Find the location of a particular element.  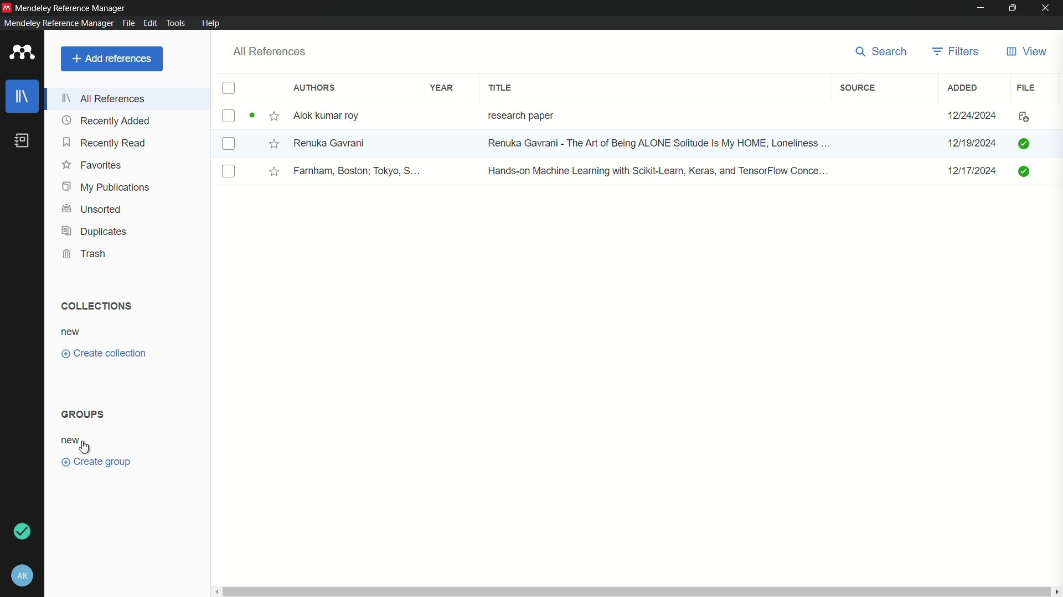

new is located at coordinates (69, 440).